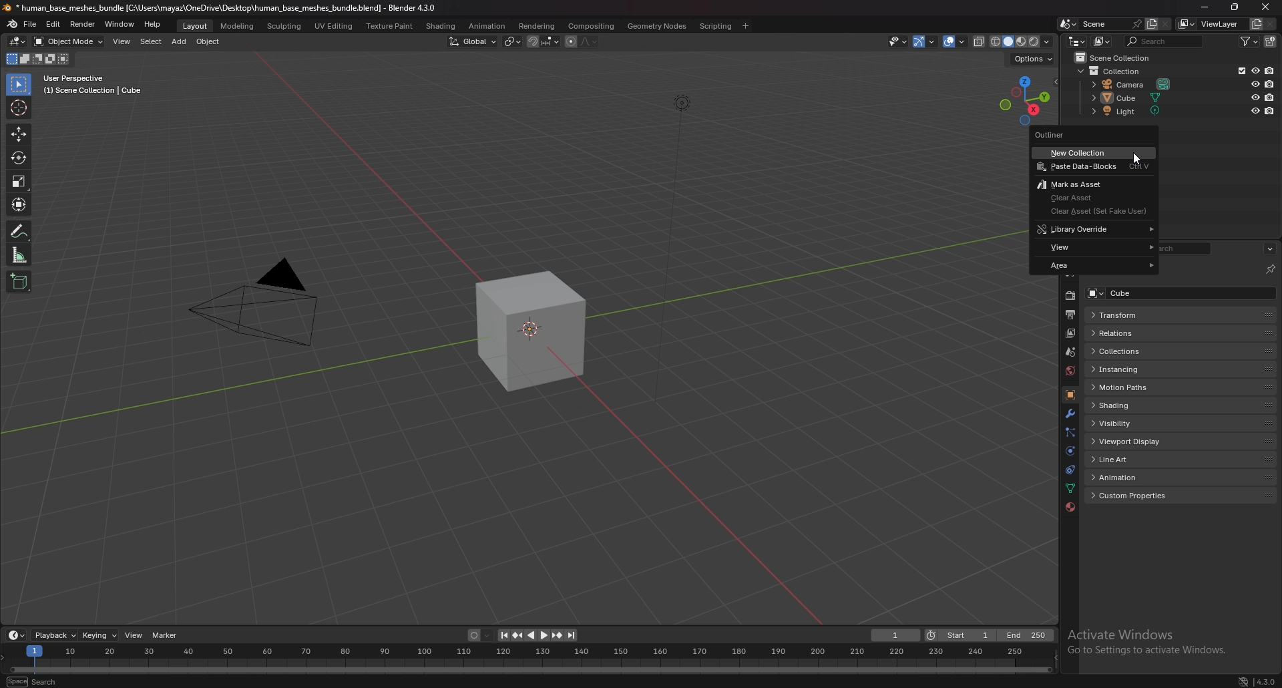  I want to click on transform, so click(21, 203).